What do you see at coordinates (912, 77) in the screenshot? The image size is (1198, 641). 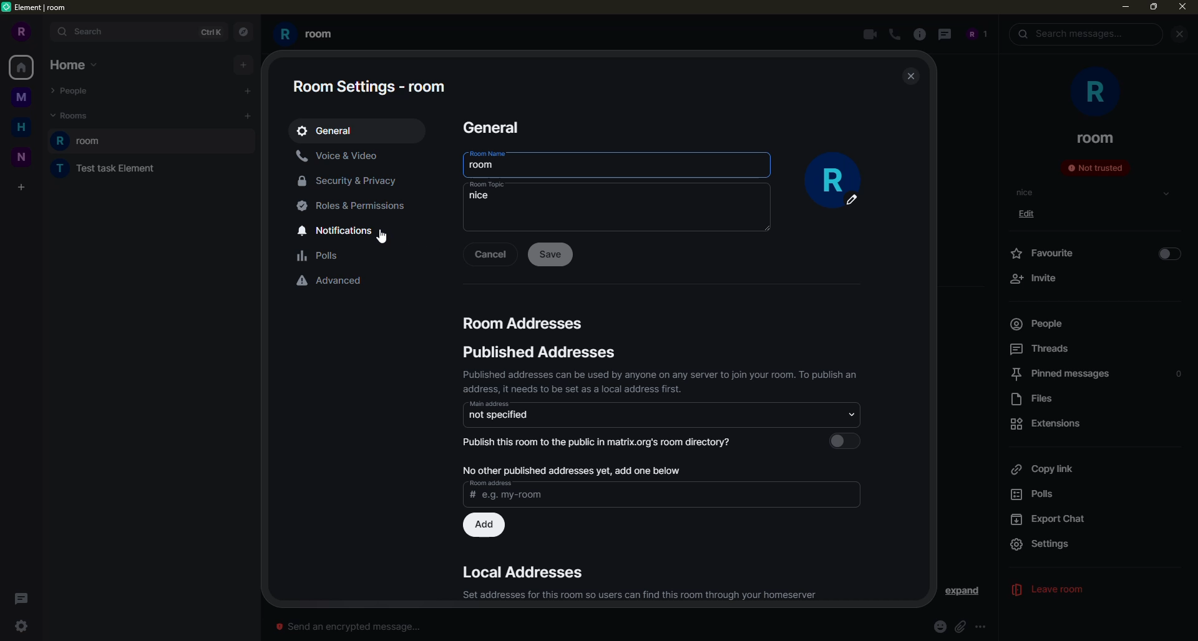 I see `close` at bounding box center [912, 77].